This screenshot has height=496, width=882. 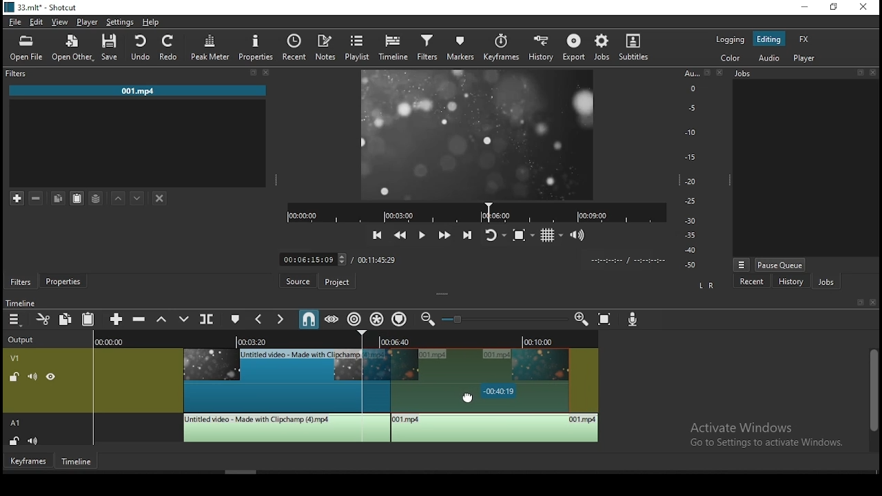 I want to click on undo, so click(x=143, y=48).